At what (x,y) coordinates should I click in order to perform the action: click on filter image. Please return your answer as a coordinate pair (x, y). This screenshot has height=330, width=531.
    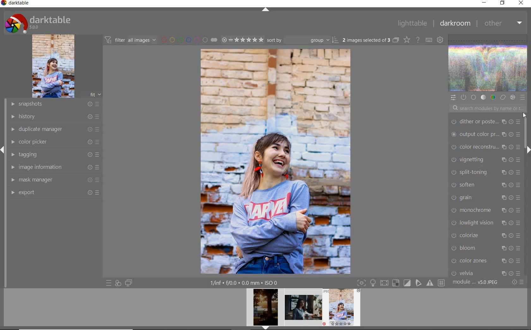
    Looking at the image, I should click on (130, 40).